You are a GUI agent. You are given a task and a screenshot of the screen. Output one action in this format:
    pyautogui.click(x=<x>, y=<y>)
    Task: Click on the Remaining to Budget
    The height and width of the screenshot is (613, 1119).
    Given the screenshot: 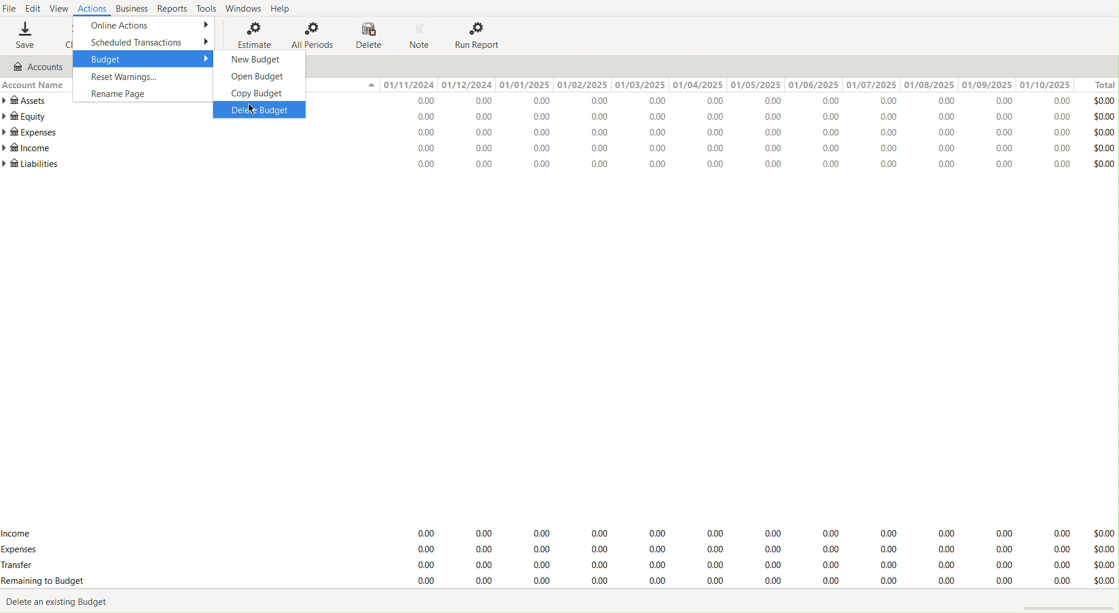 What is the action you would take?
    pyautogui.click(x=743, y=581)
    